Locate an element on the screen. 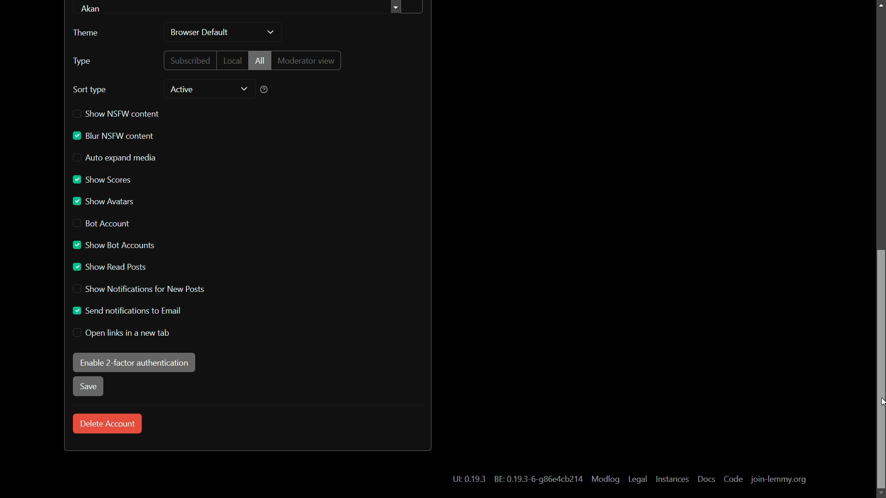 The image size is (886, 498). text is located at coordinates (537, 479).